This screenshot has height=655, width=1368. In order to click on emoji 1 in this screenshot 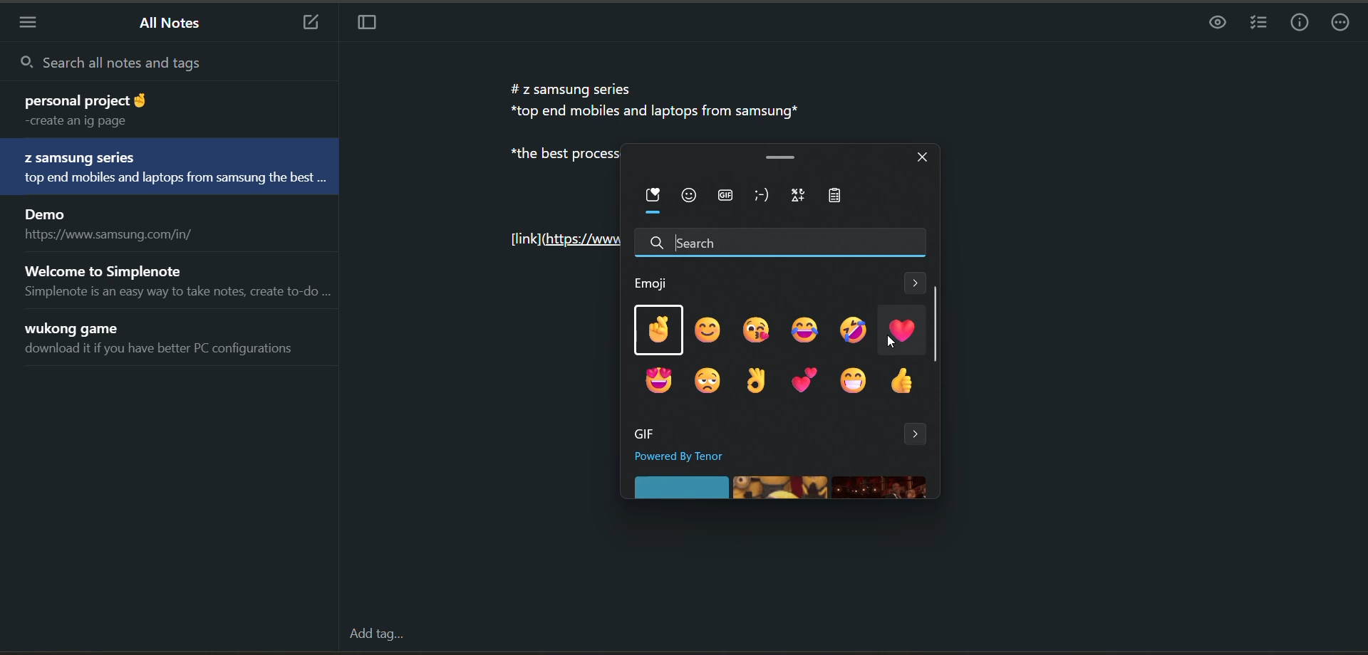, I will do `click(658, 330)`.